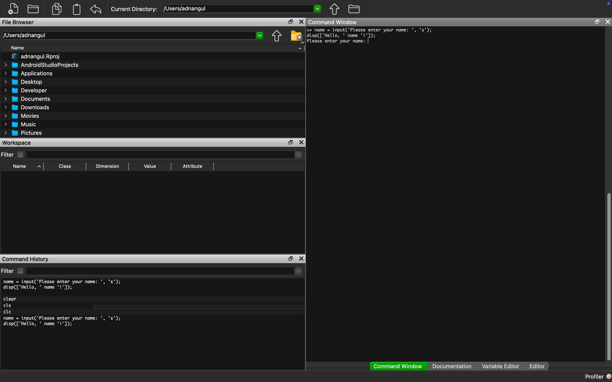 The height and width of the screenshot is (382, 612). I want to click on Value, so click(150, 166).